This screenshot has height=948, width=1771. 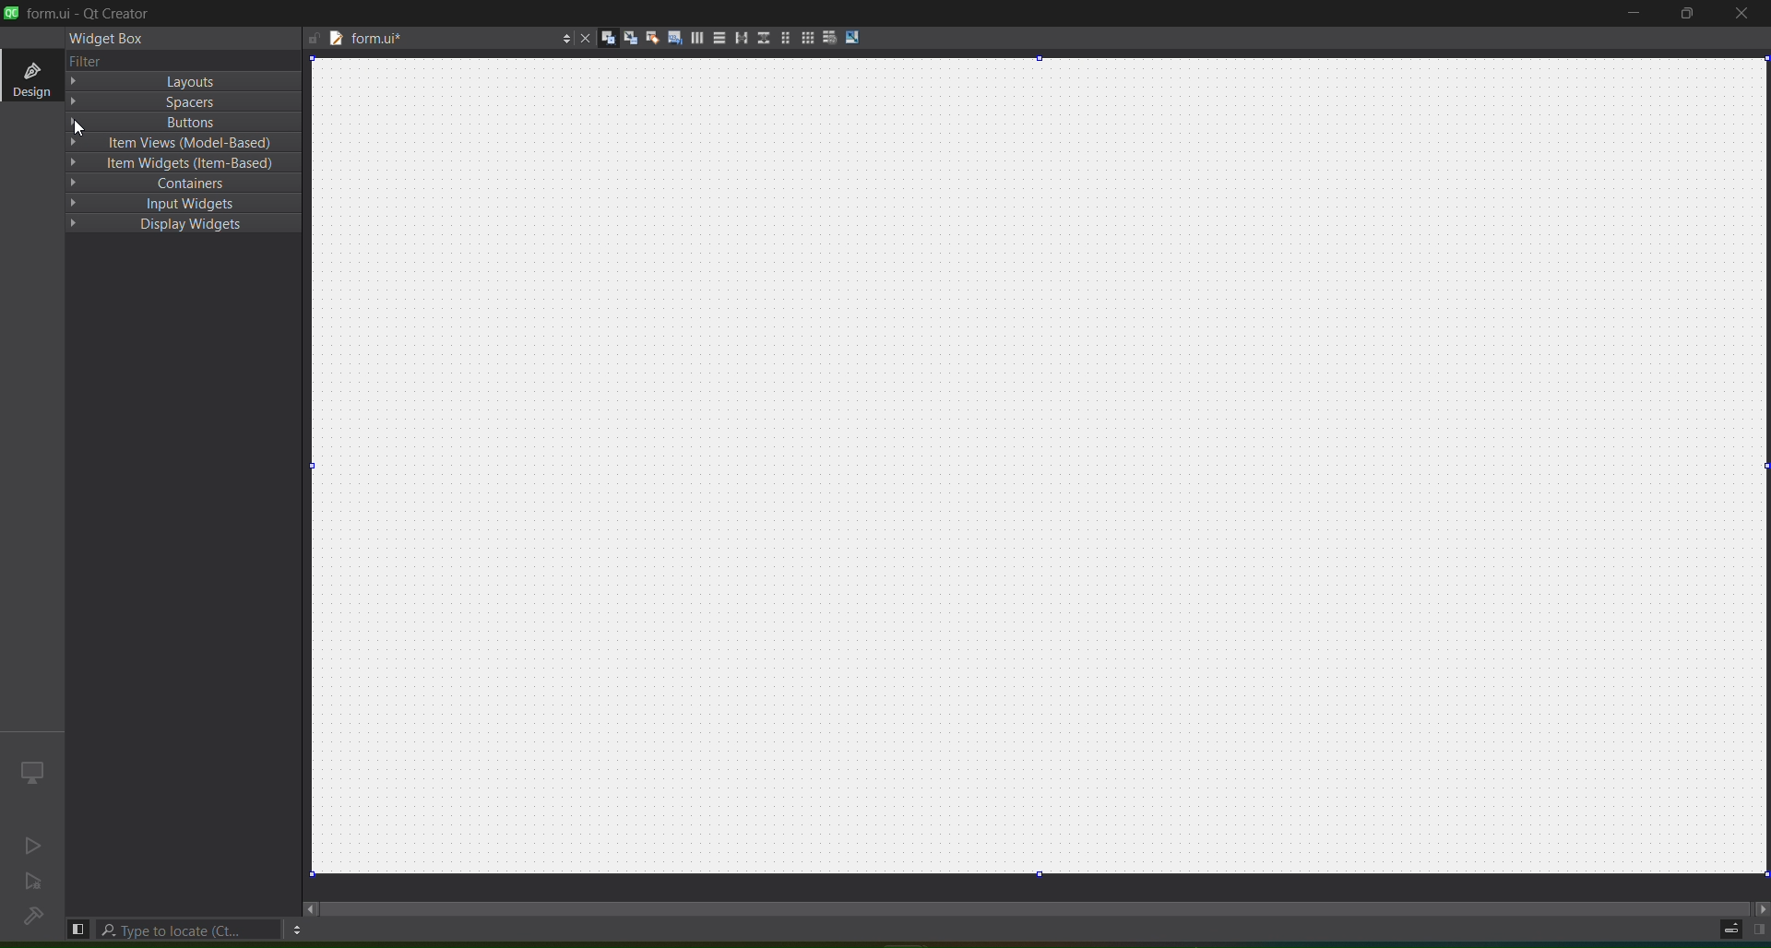 What do you see at coordinates (112, 41) in the screenshot?
I see `widget box` at bounding box center [112, 41].